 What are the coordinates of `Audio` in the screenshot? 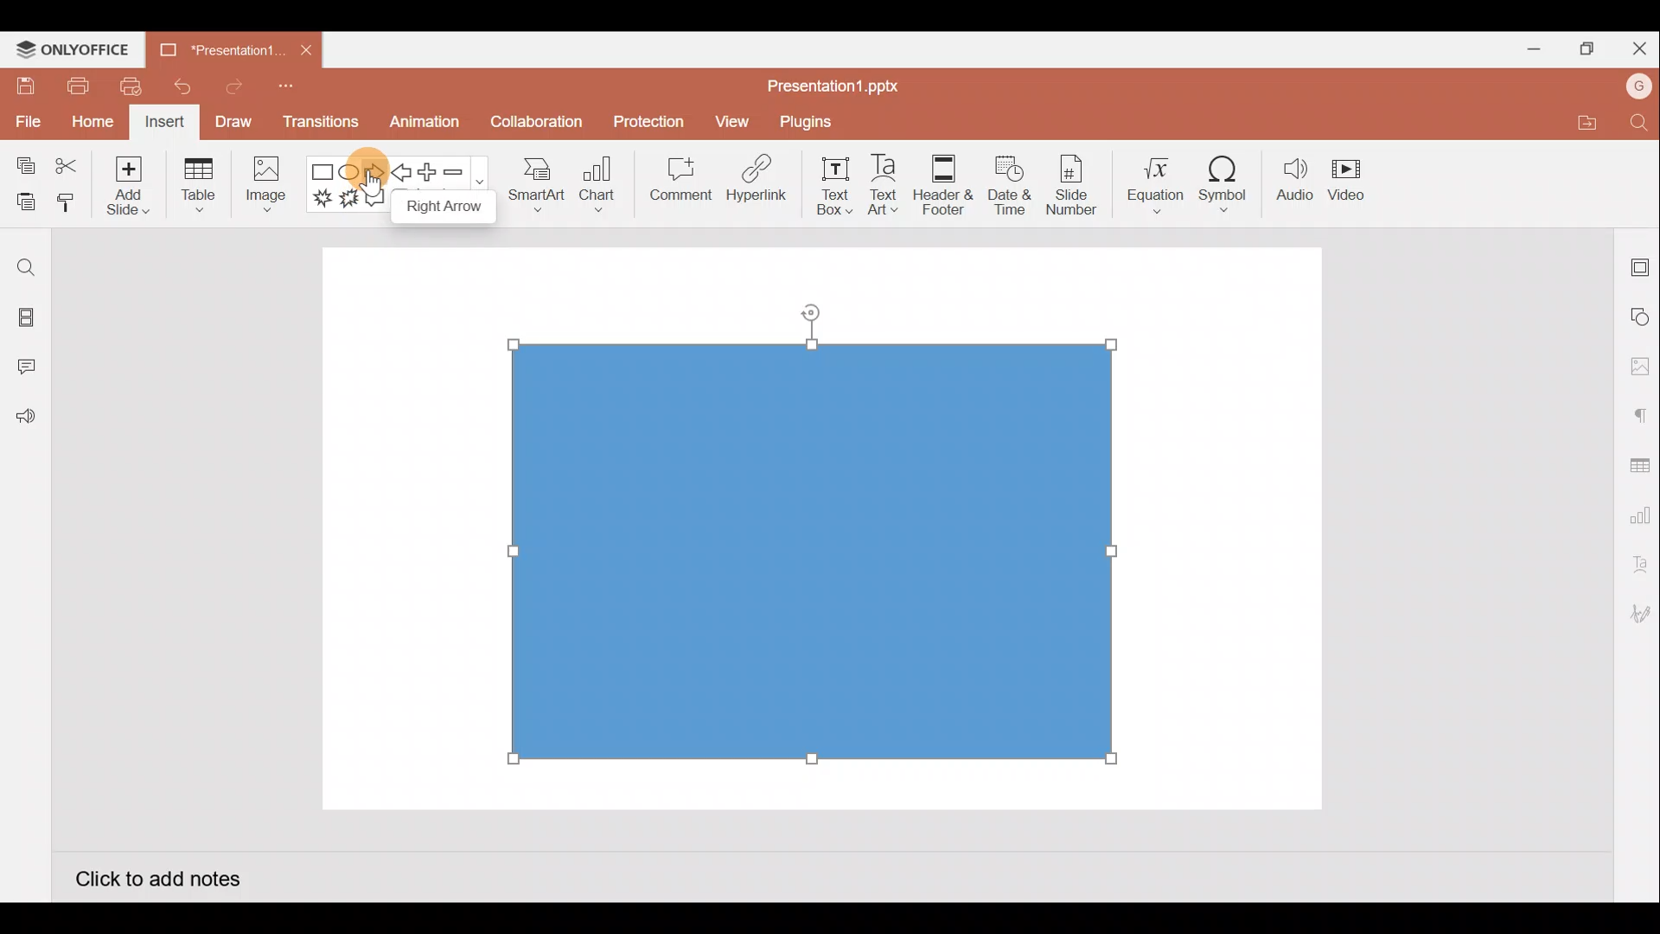 It's located at (1295, 180).